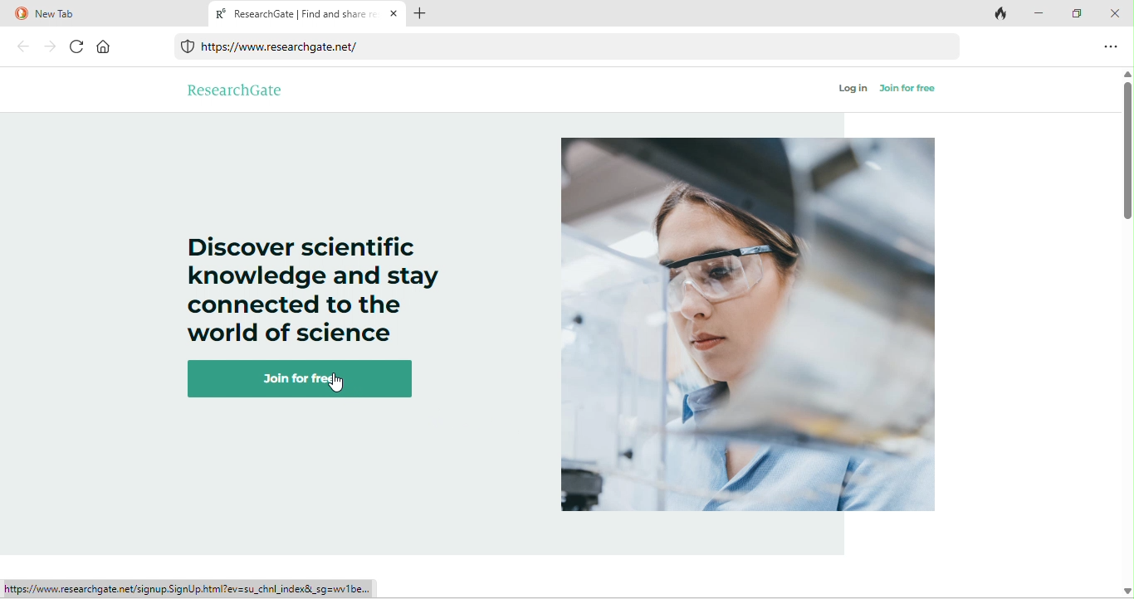 This screenshot has width=1134, height=599. What do you see at coordinates (750, 327) in the screenshot?
I see `image` at bounding box center [750, 327].